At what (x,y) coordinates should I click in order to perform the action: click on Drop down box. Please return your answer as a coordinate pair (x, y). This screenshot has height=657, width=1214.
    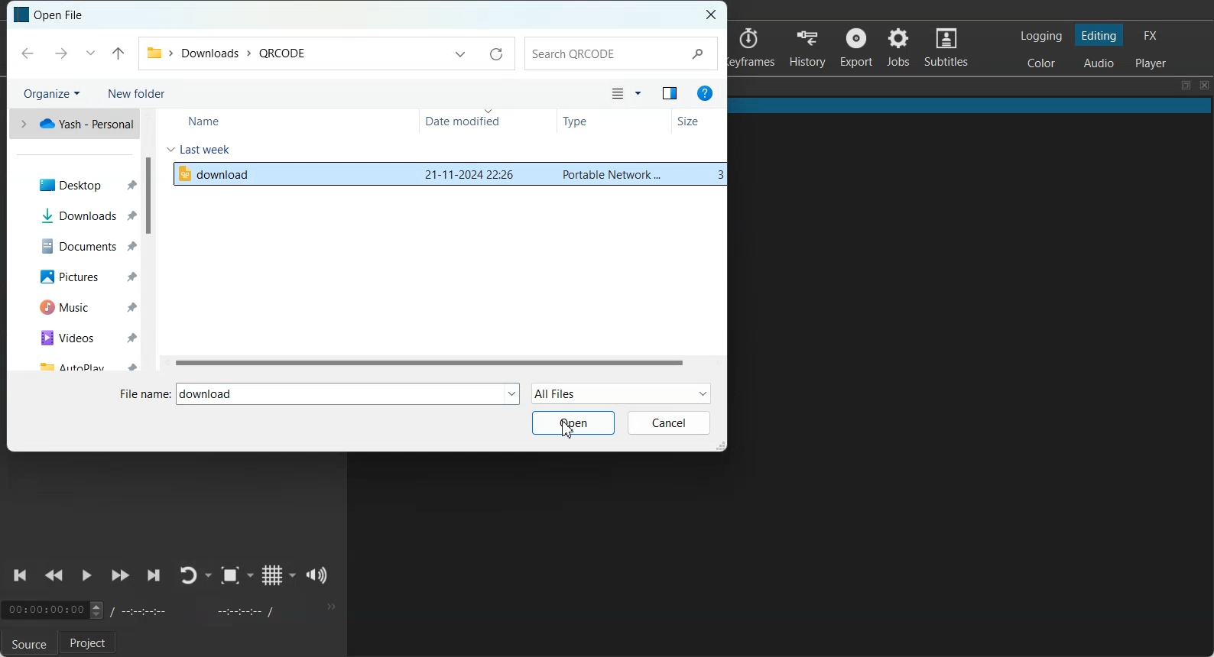
    Looking at the image, I should click on (209, 575).